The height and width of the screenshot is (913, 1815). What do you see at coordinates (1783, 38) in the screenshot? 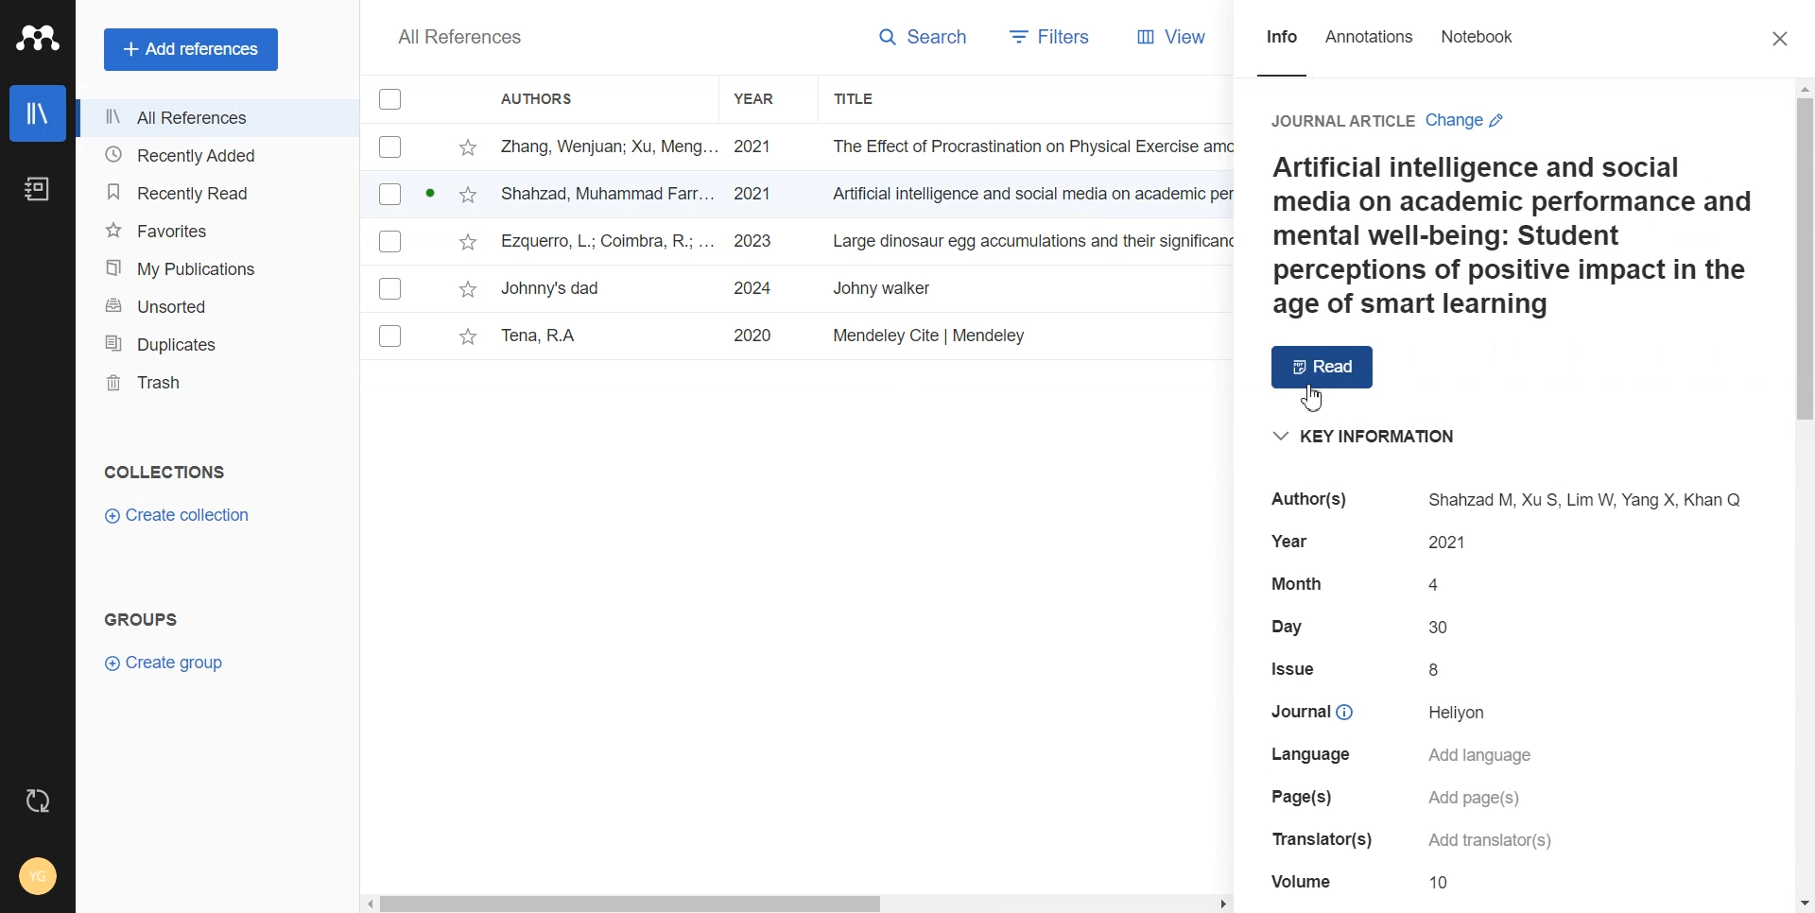
I see `Close` at bounding box center [1783, 38].